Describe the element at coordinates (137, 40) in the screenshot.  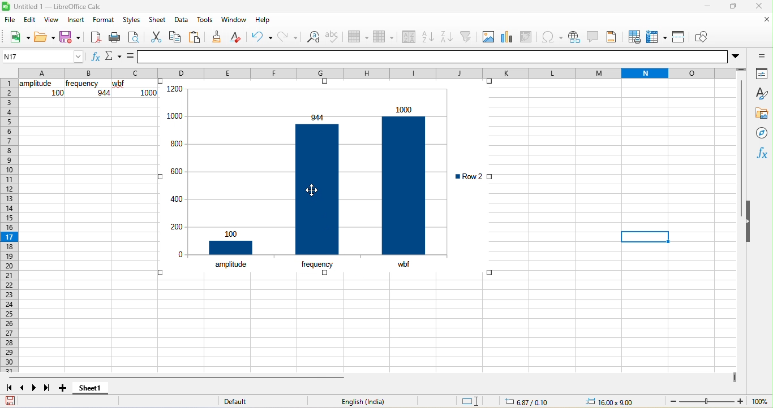
I see `print preview` at that location.